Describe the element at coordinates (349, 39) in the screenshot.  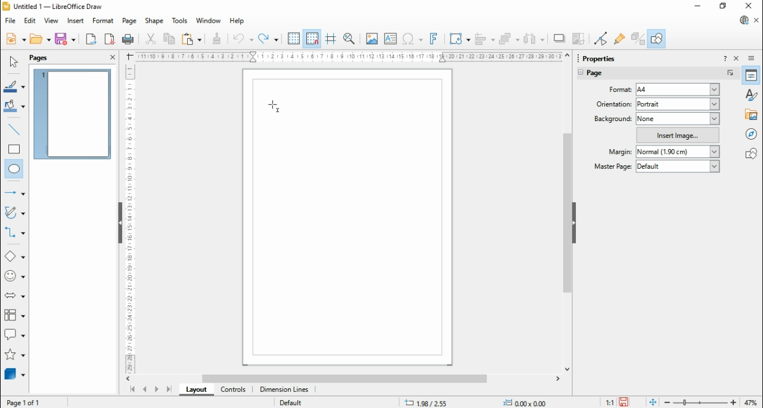
I see `zoom and pan` at that location.